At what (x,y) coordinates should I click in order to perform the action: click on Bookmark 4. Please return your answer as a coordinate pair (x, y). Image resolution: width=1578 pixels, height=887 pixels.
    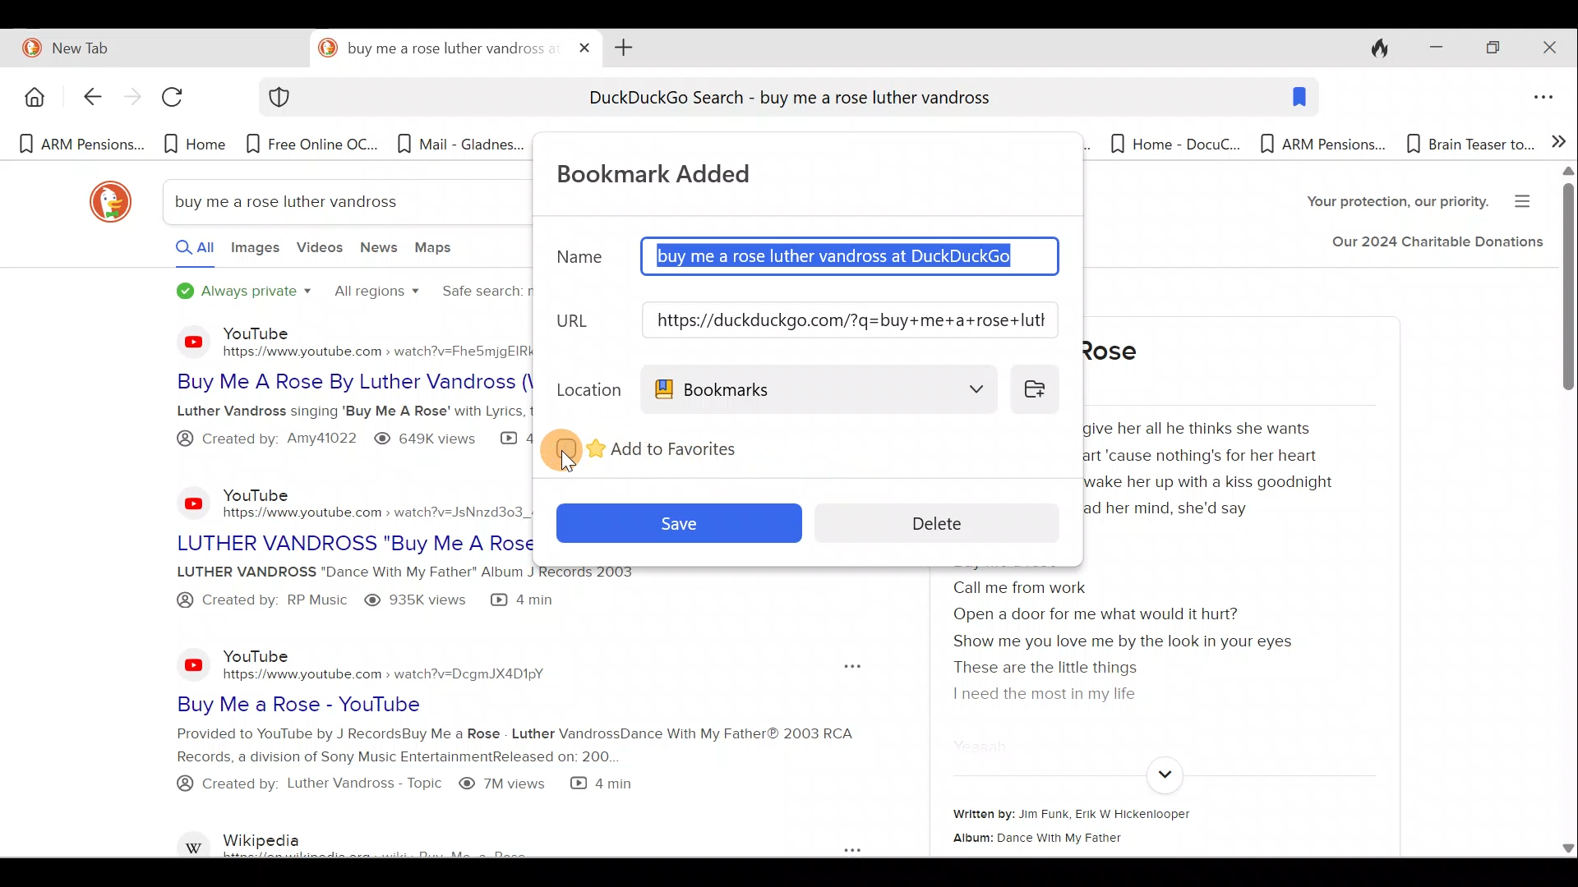
    Looking at the image, I should click on (460, 149).